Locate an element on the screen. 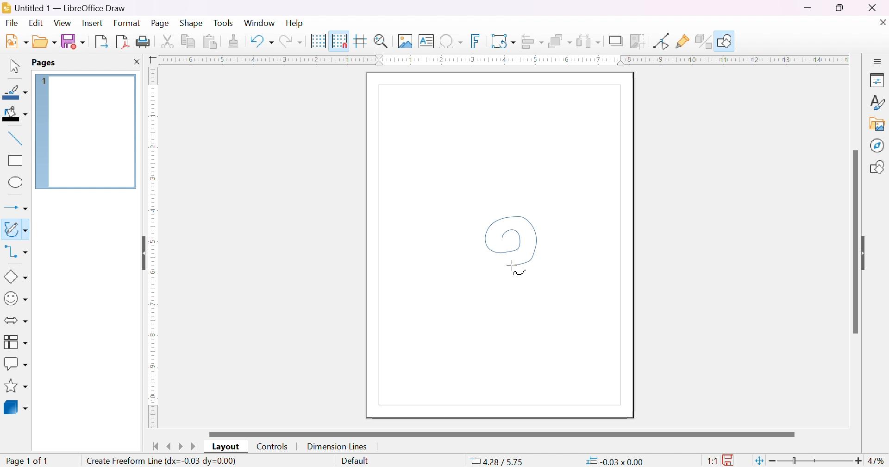  insert fontwork text is located at coordinates (476, 41).